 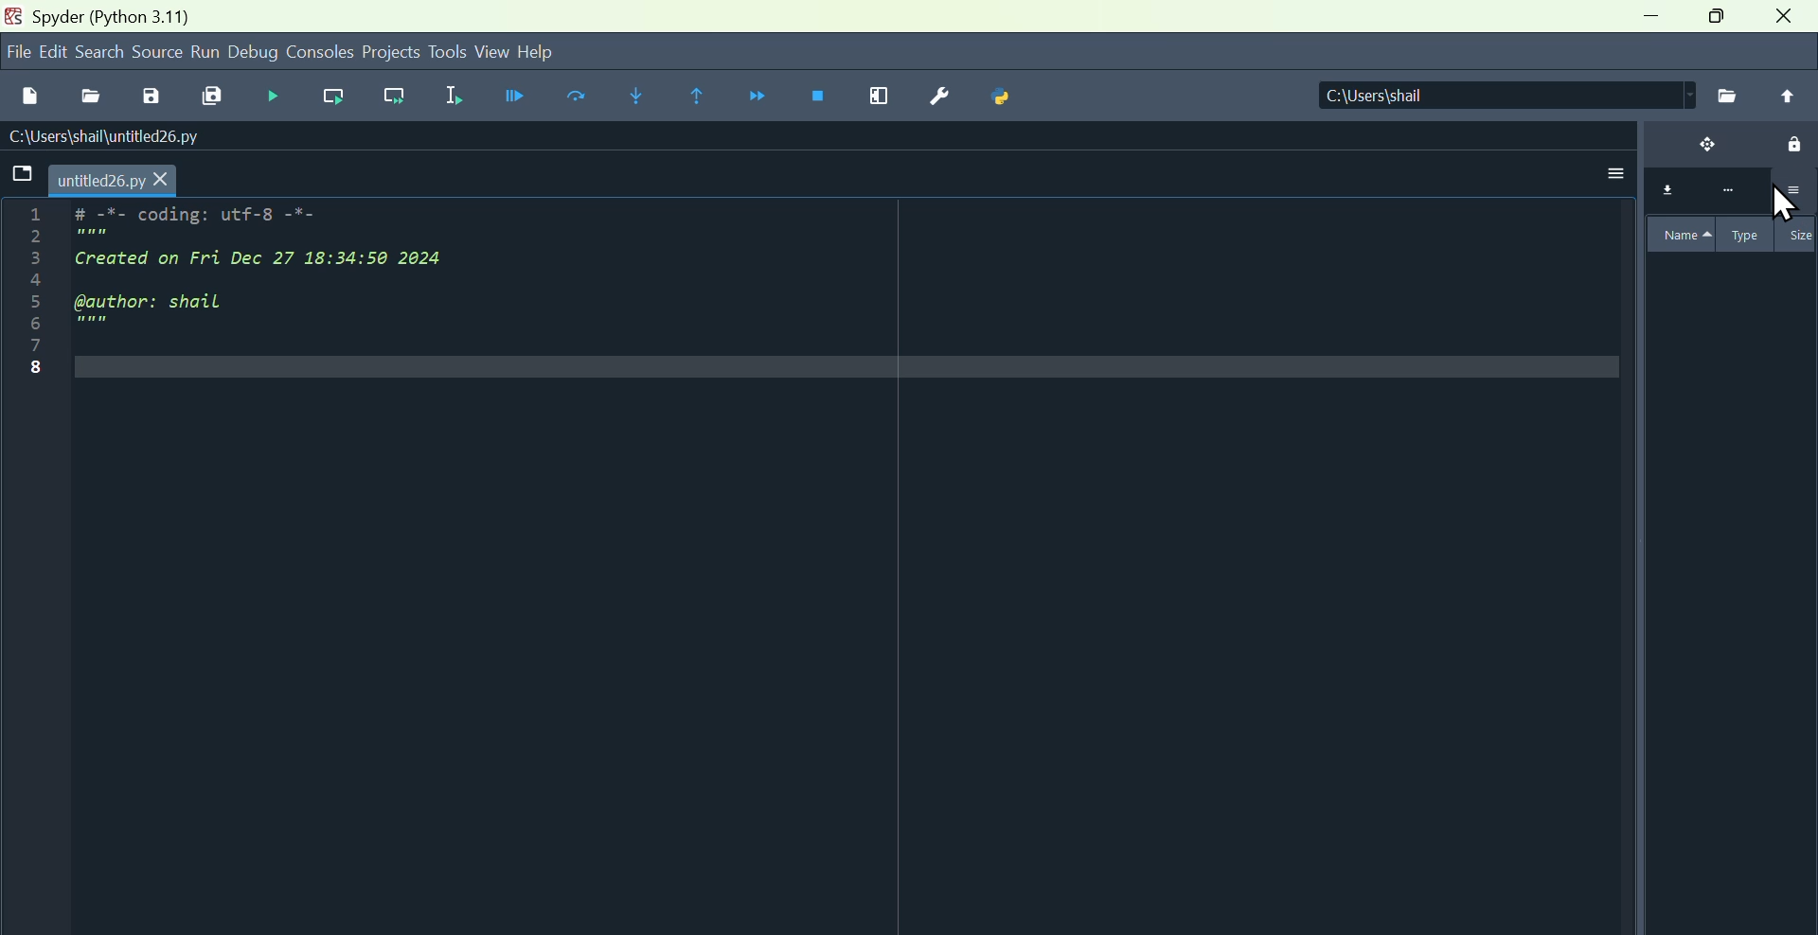 I want to click on cursor, so click(x=1786, y=207).